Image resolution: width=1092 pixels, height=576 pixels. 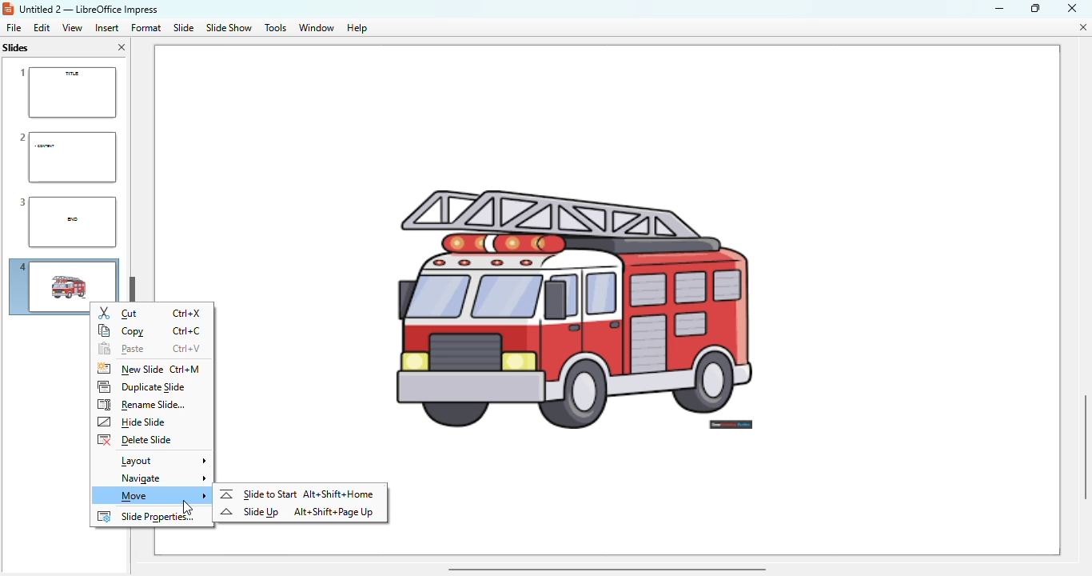 I want to click on window, so click(x=317, y=28).